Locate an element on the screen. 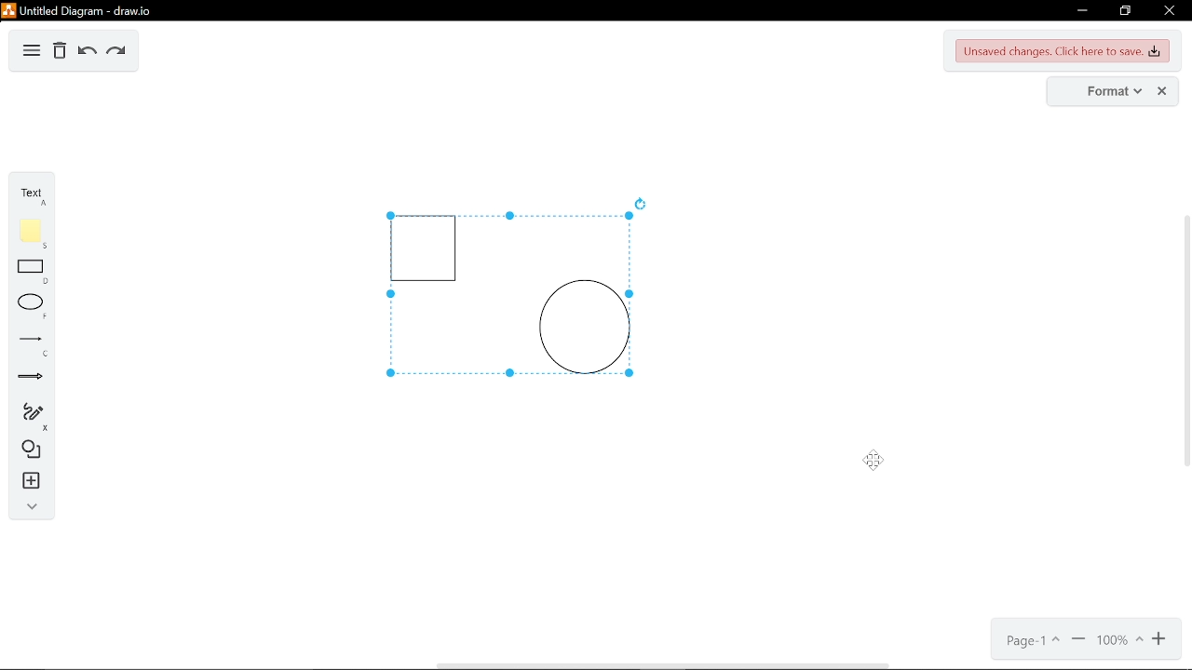  rotate diagram is located at coordinates (643, 204).